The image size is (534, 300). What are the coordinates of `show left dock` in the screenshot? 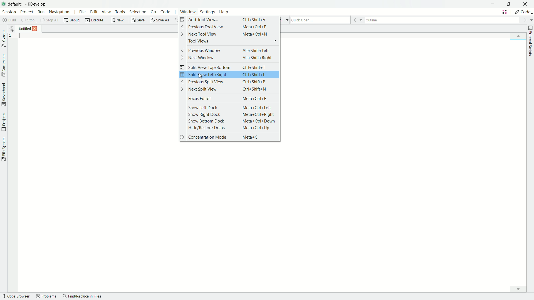 It's located at (211, 107).